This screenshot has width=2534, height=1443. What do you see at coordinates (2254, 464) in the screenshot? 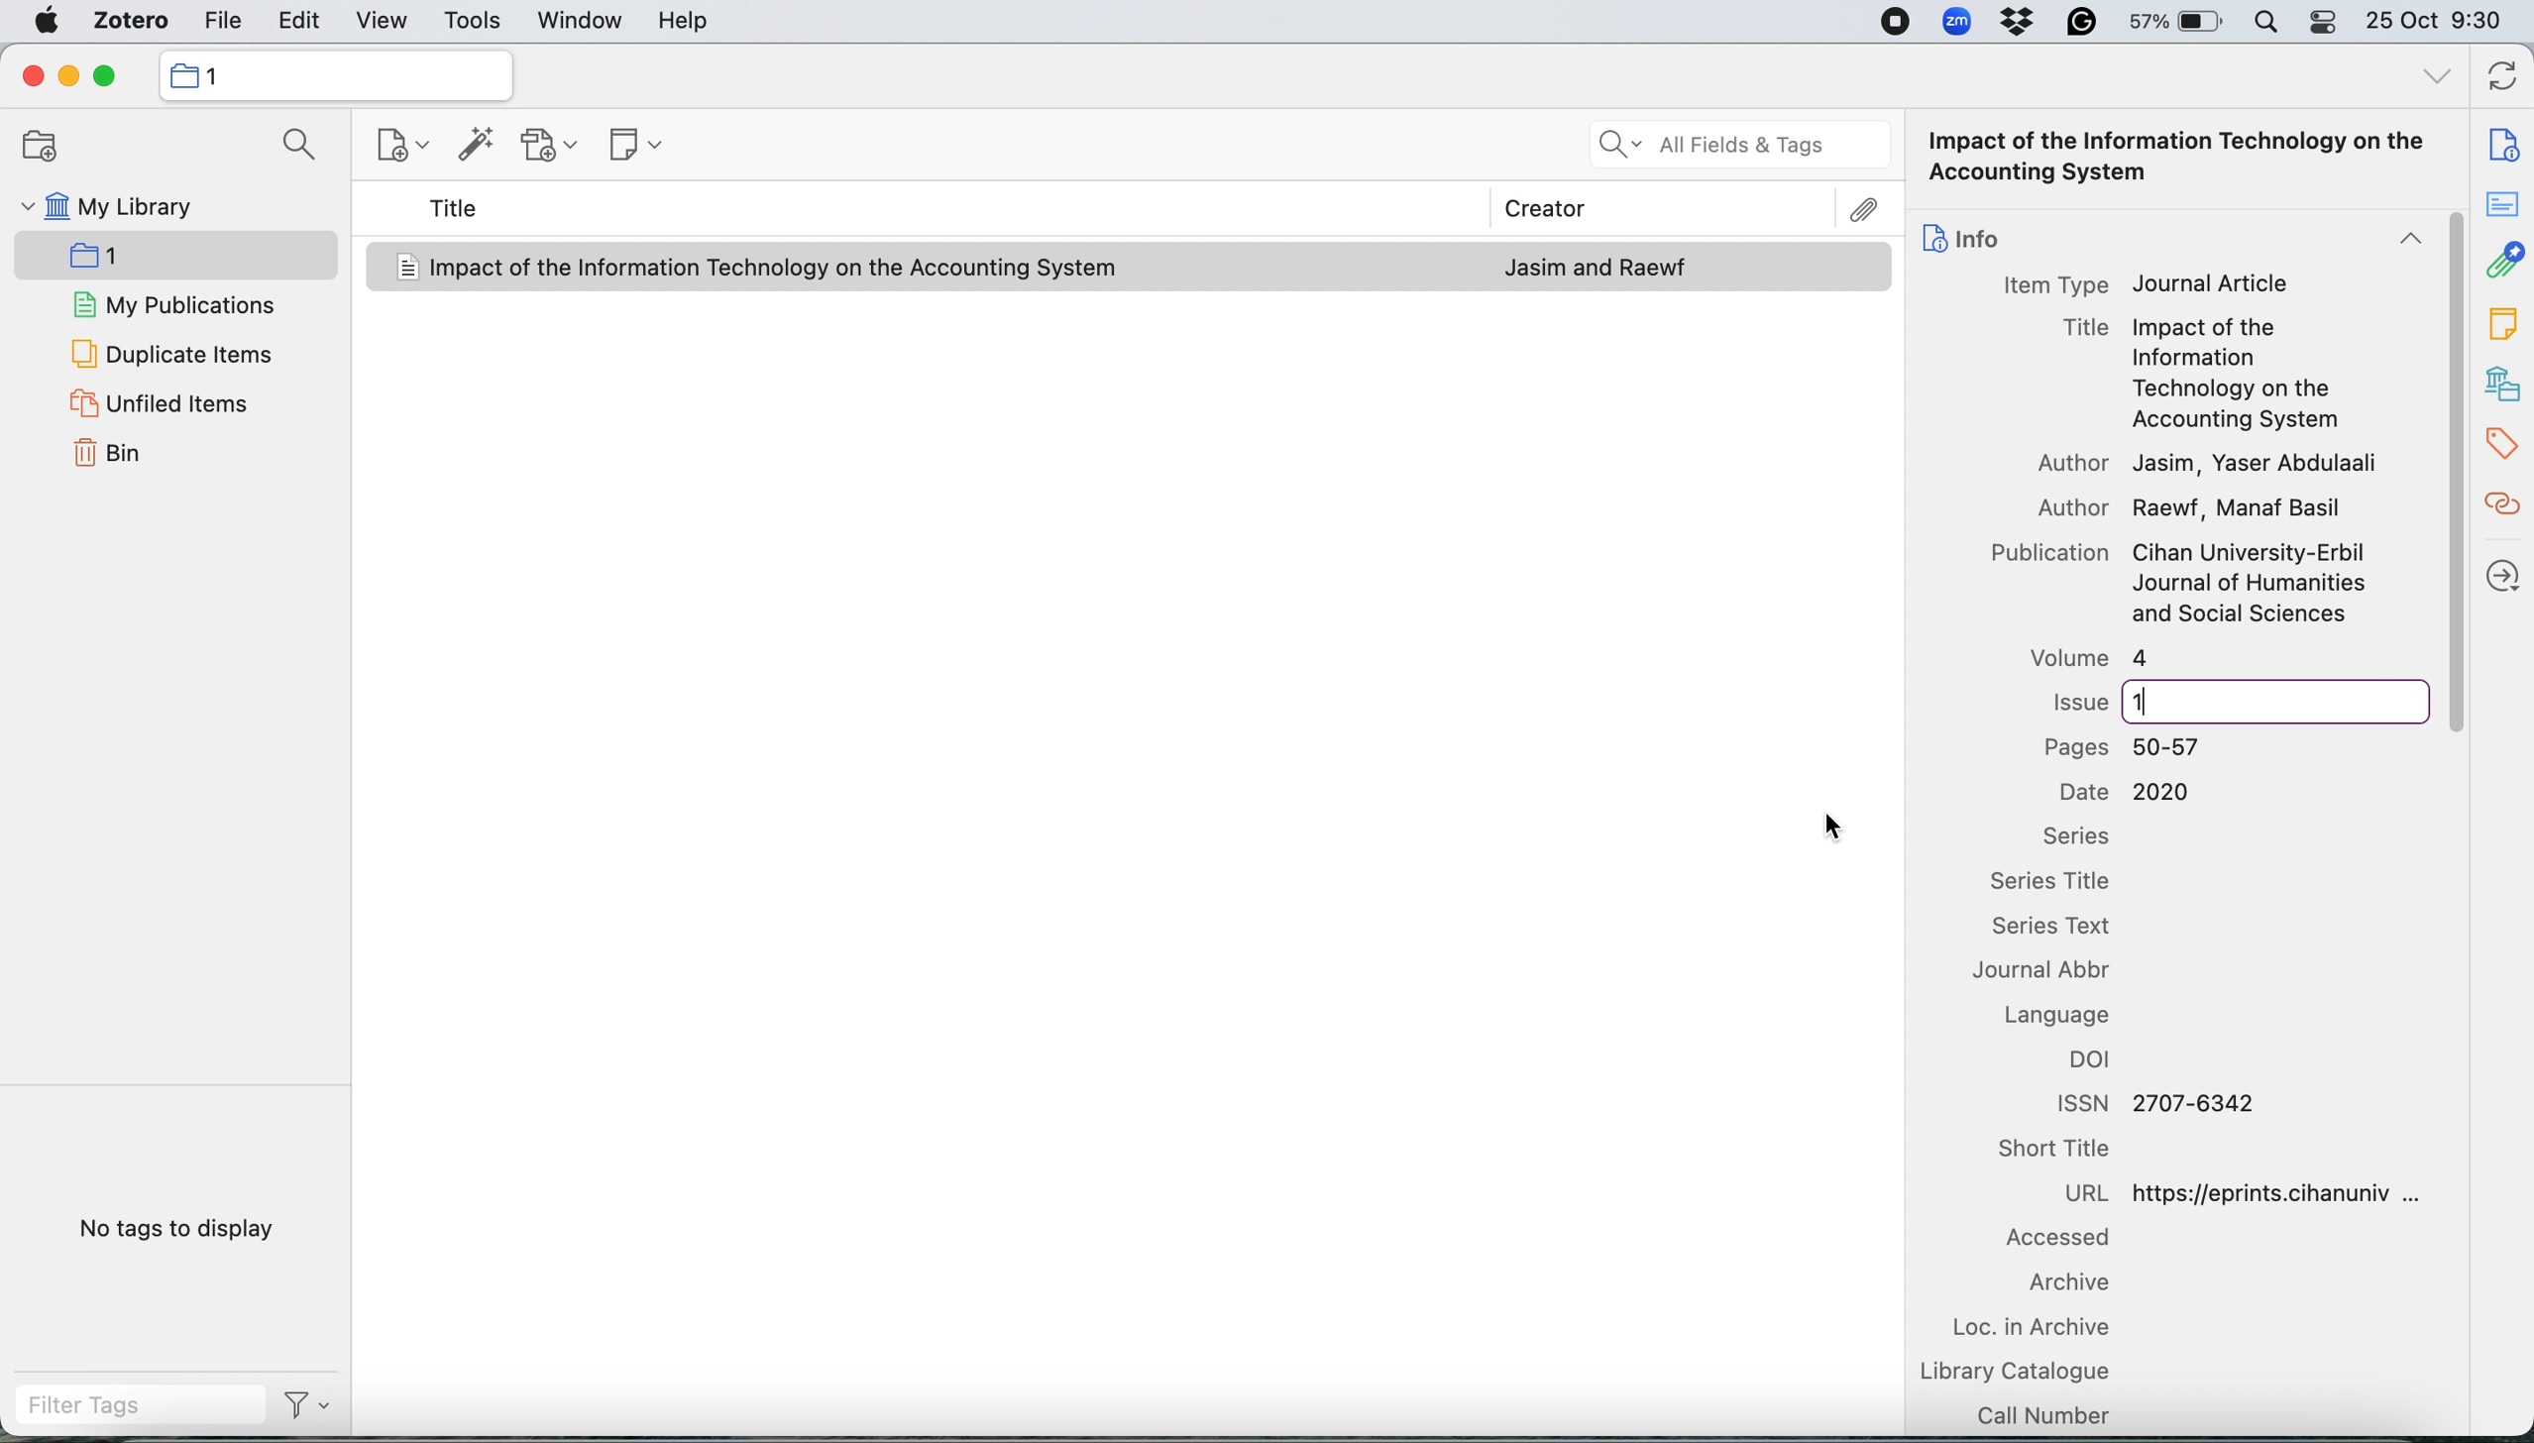
I see `Jasim, Yaser Abdulaall` at bounding box center [2254, 464].